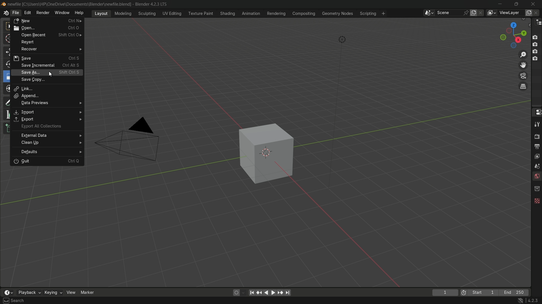  Describe the element at coordinates (47, 95) in the screenshot. I see `append` at that location.